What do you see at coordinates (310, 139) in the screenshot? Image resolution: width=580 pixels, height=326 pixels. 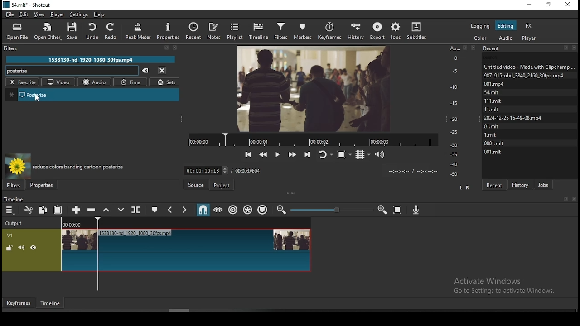 I see `video progress bar` at bounding box center [310, 139].